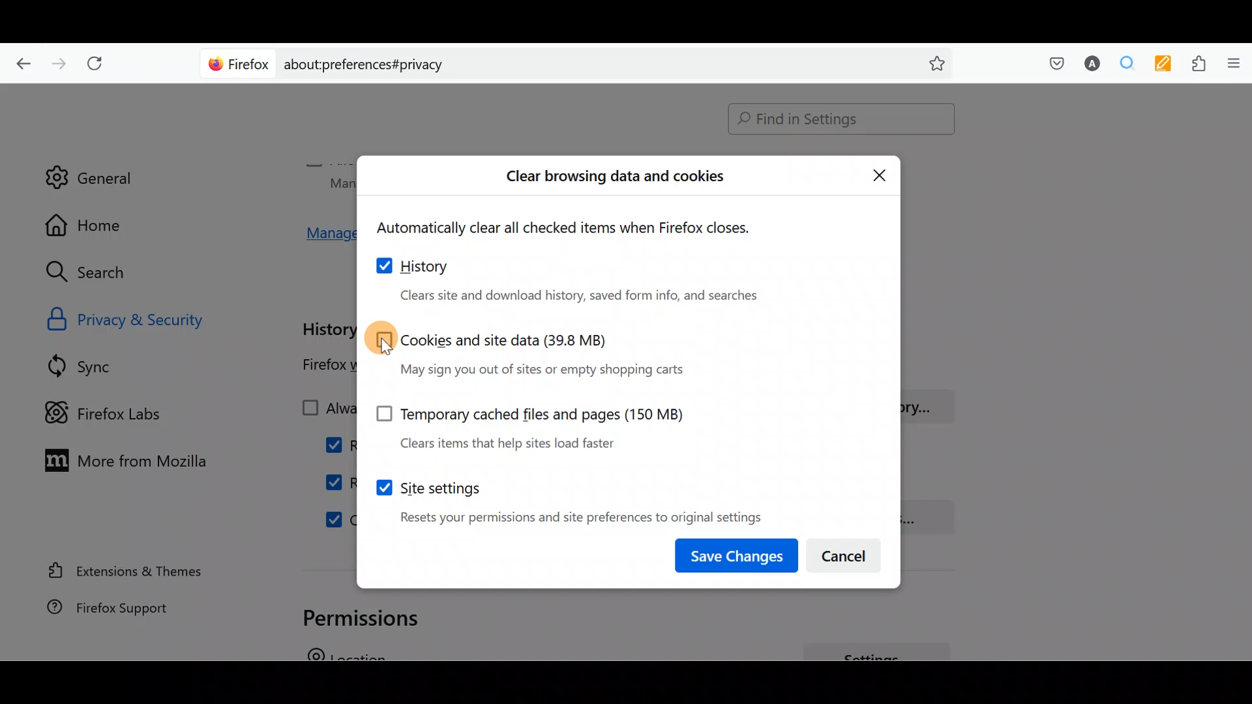 The height and width of the screenshot is (704, 1252). What do you see at coordinates (97, 225) in the screenshot?
I see `Home` at bounding box center [97, 225].